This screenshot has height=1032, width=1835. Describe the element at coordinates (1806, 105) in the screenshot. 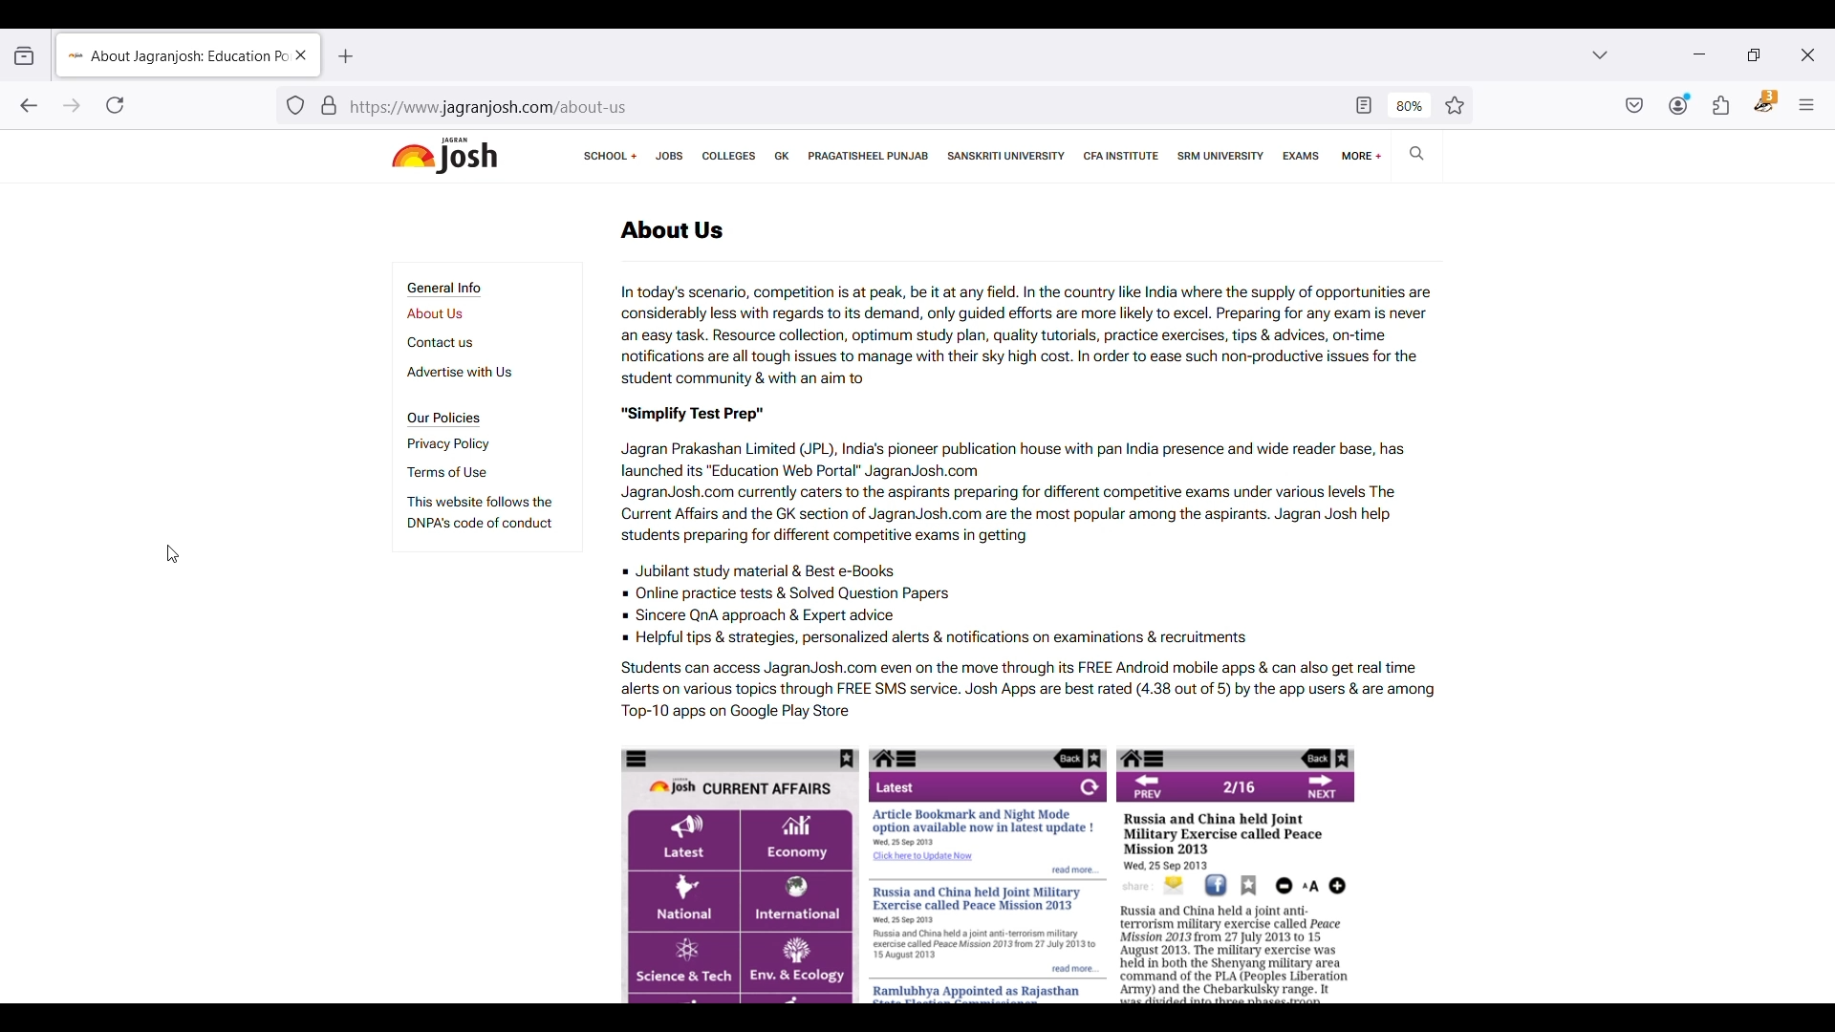

I see `Open application menu` at that location.